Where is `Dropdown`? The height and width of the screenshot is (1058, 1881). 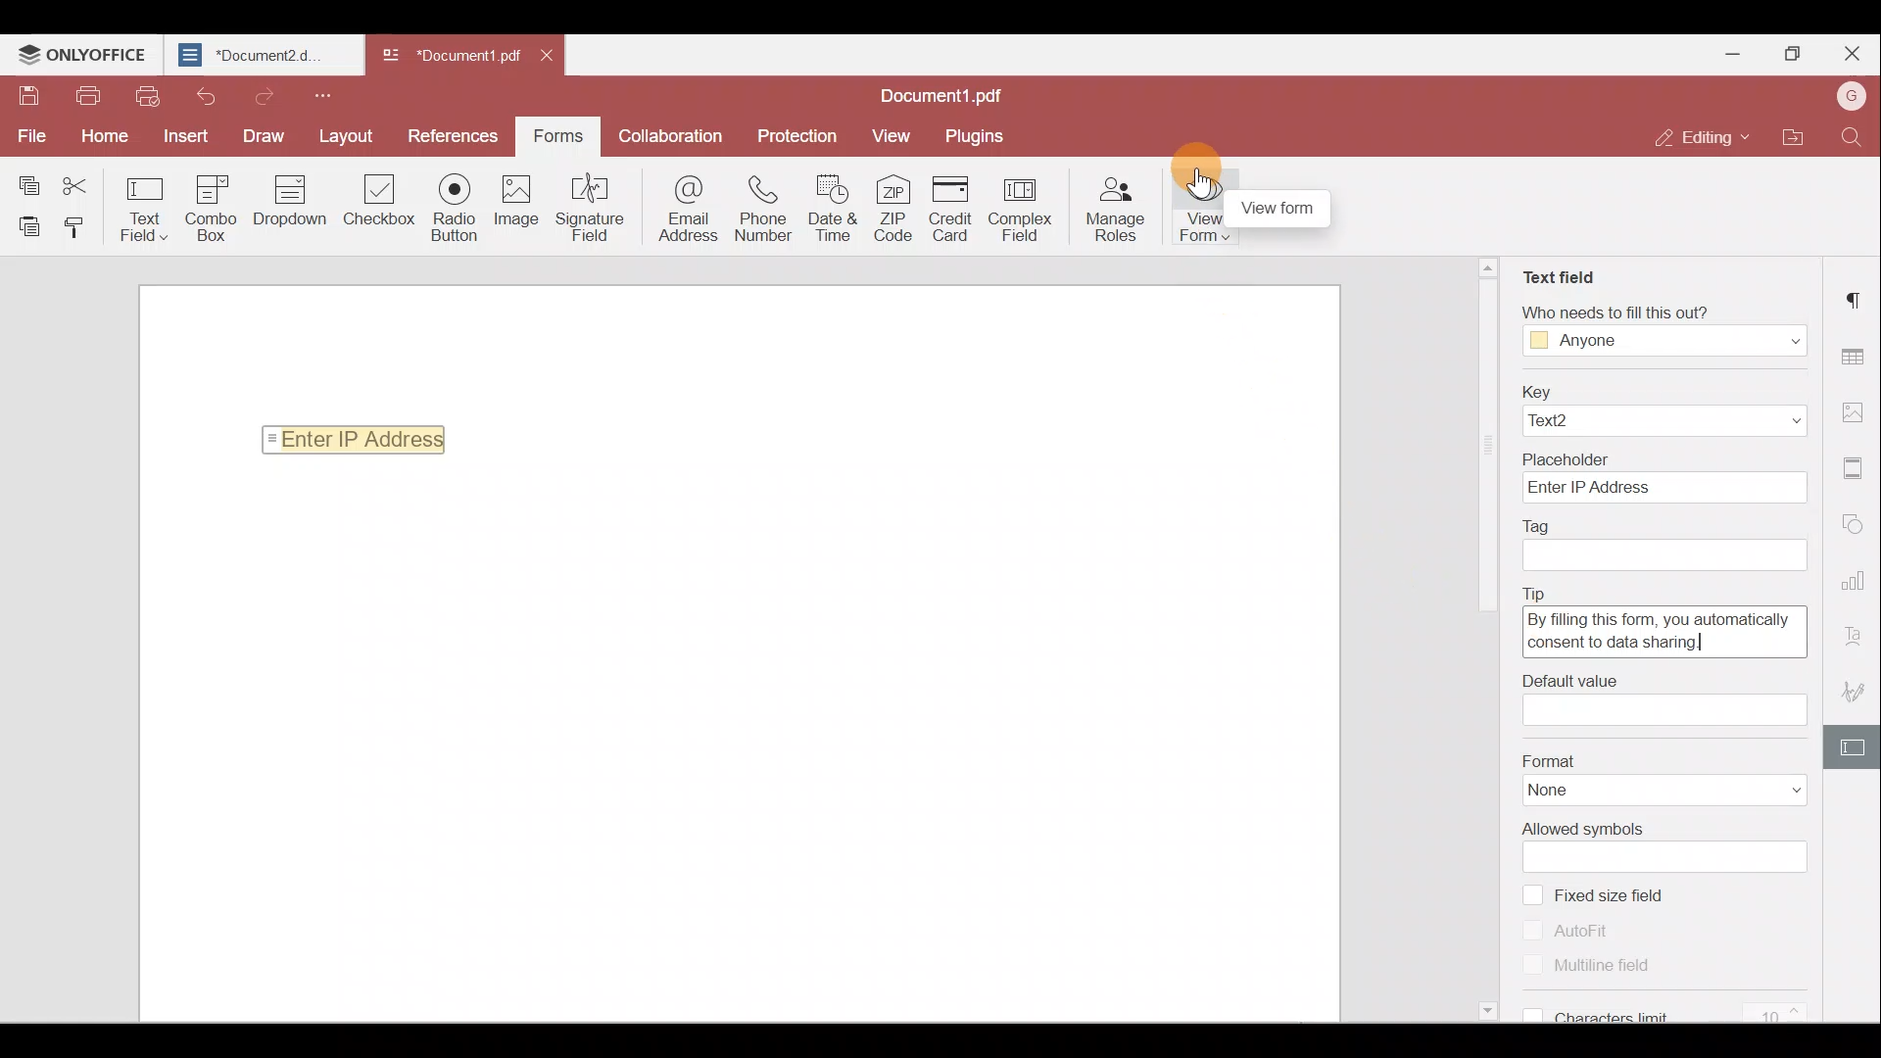 Dropdown is located at coordinates (1756, 421).